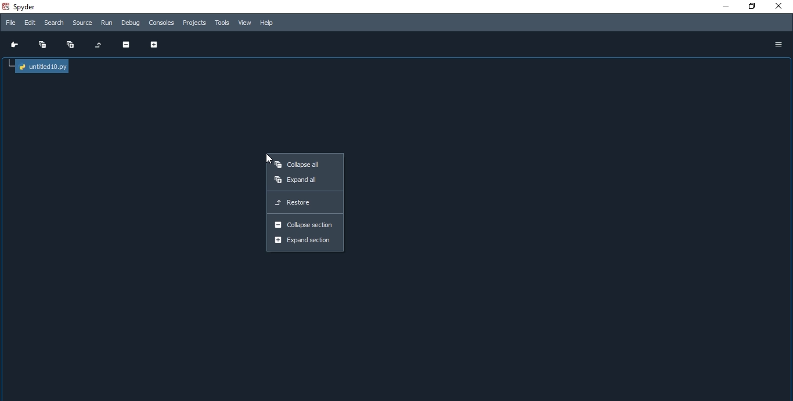 The image size is (793, 401). Describe the element at coordinates (246, 22) in the screenshot. I see `View` at that location.